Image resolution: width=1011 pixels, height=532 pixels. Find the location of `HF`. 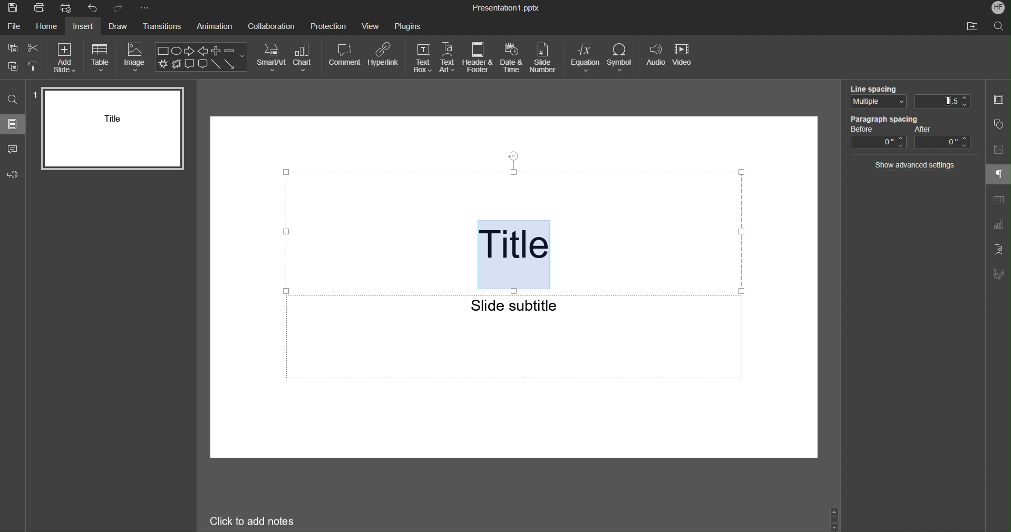

HF is located at coordinates (996, 8).